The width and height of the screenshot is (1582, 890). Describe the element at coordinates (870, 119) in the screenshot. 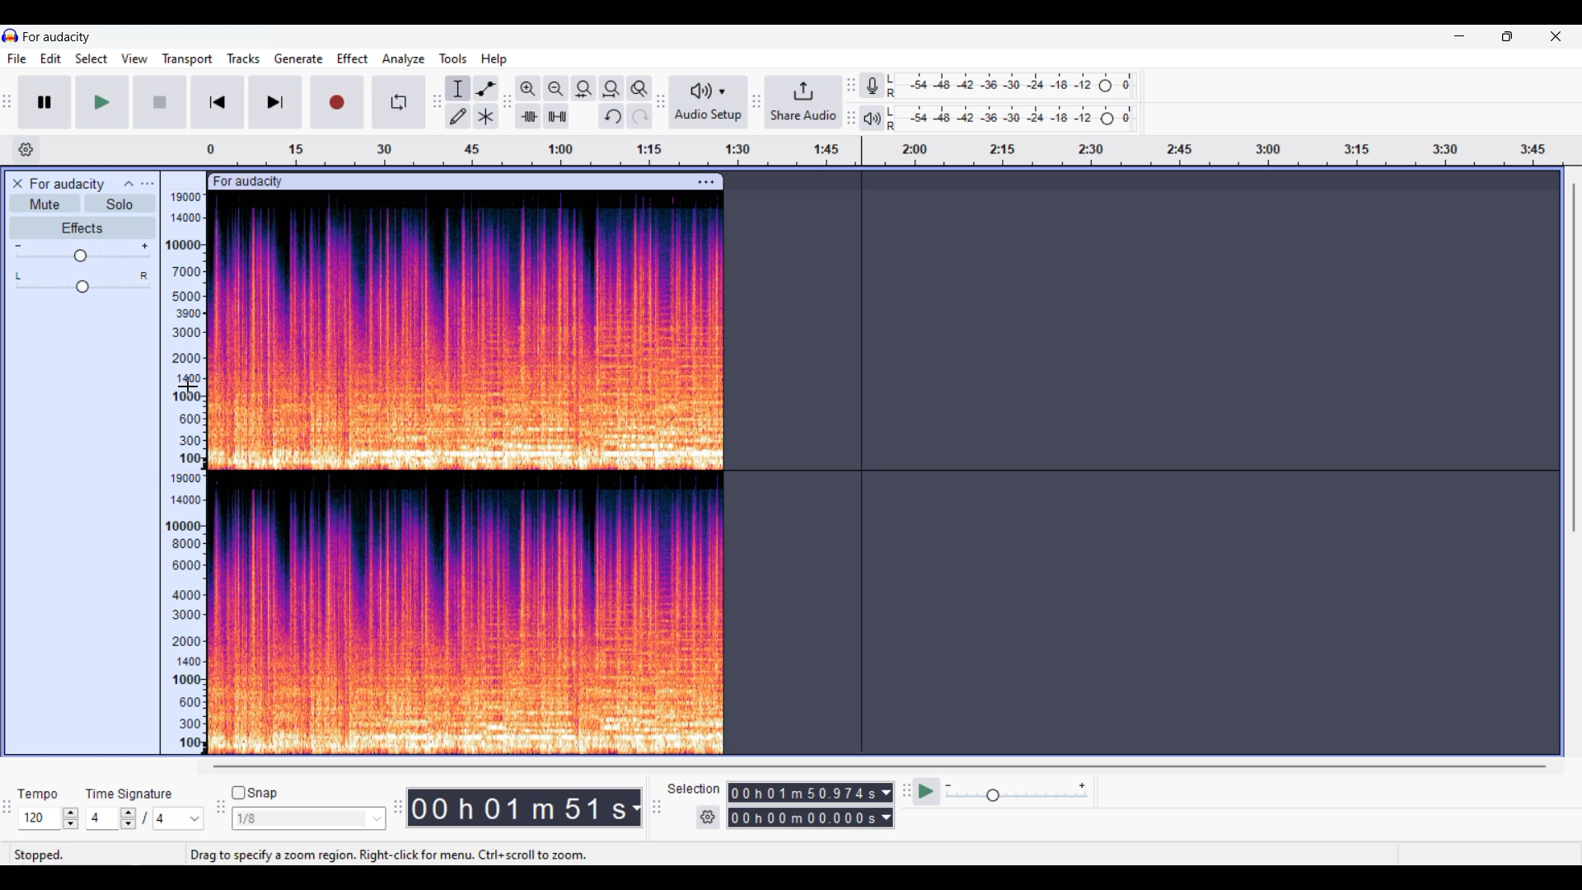

I see `Playback meter` at that location.